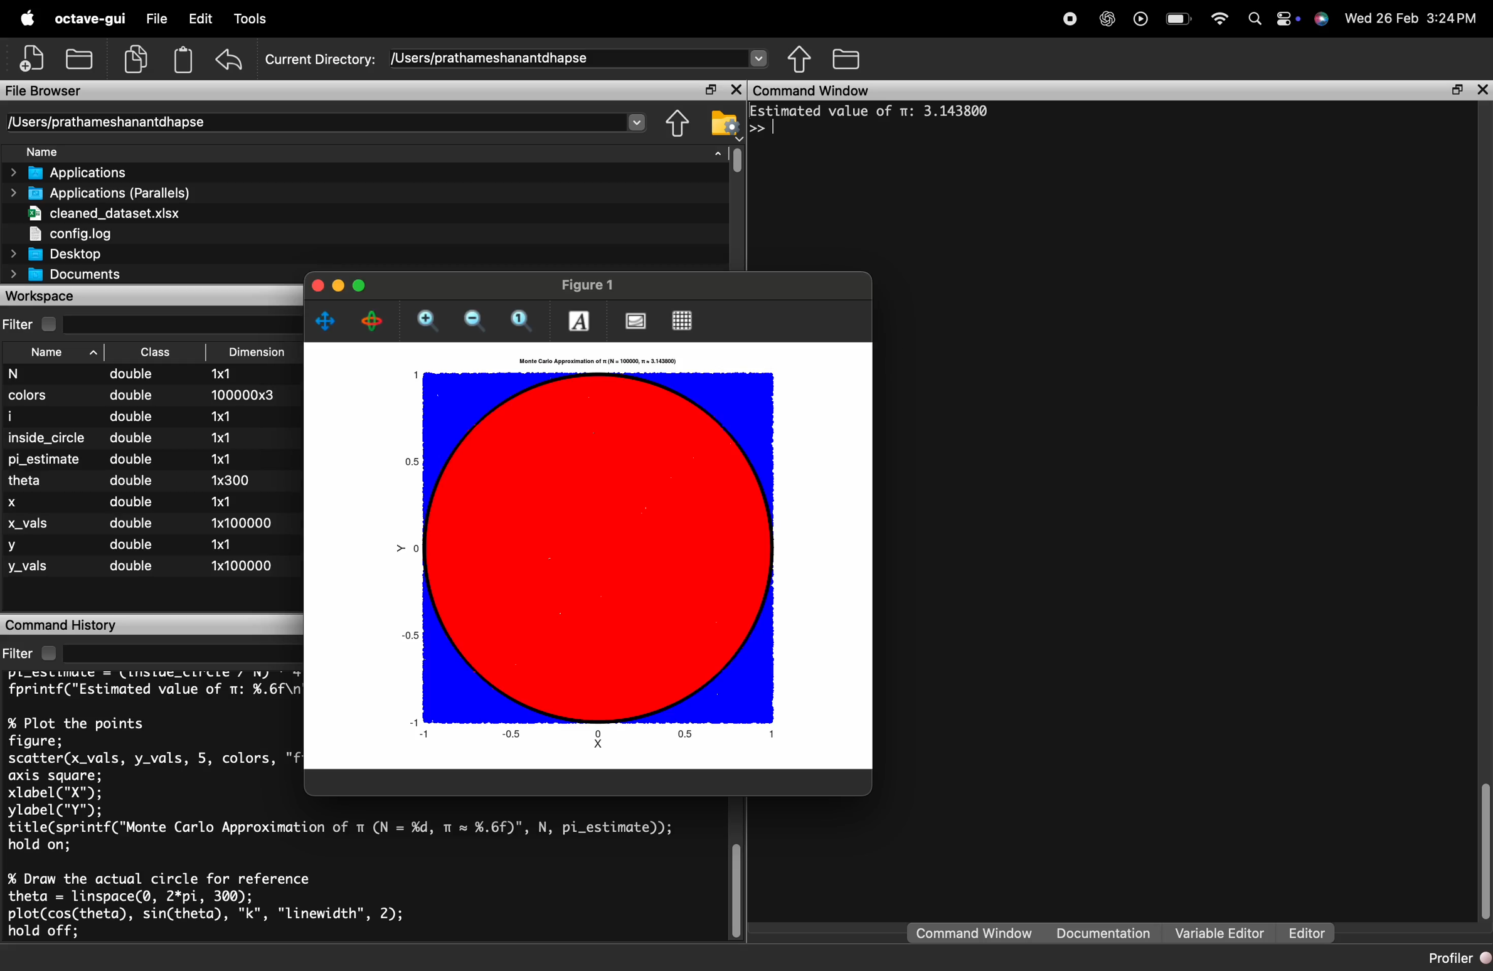 This screenshot has height=971, width=1493. I want to click on Documentation, so click(1107, 933).